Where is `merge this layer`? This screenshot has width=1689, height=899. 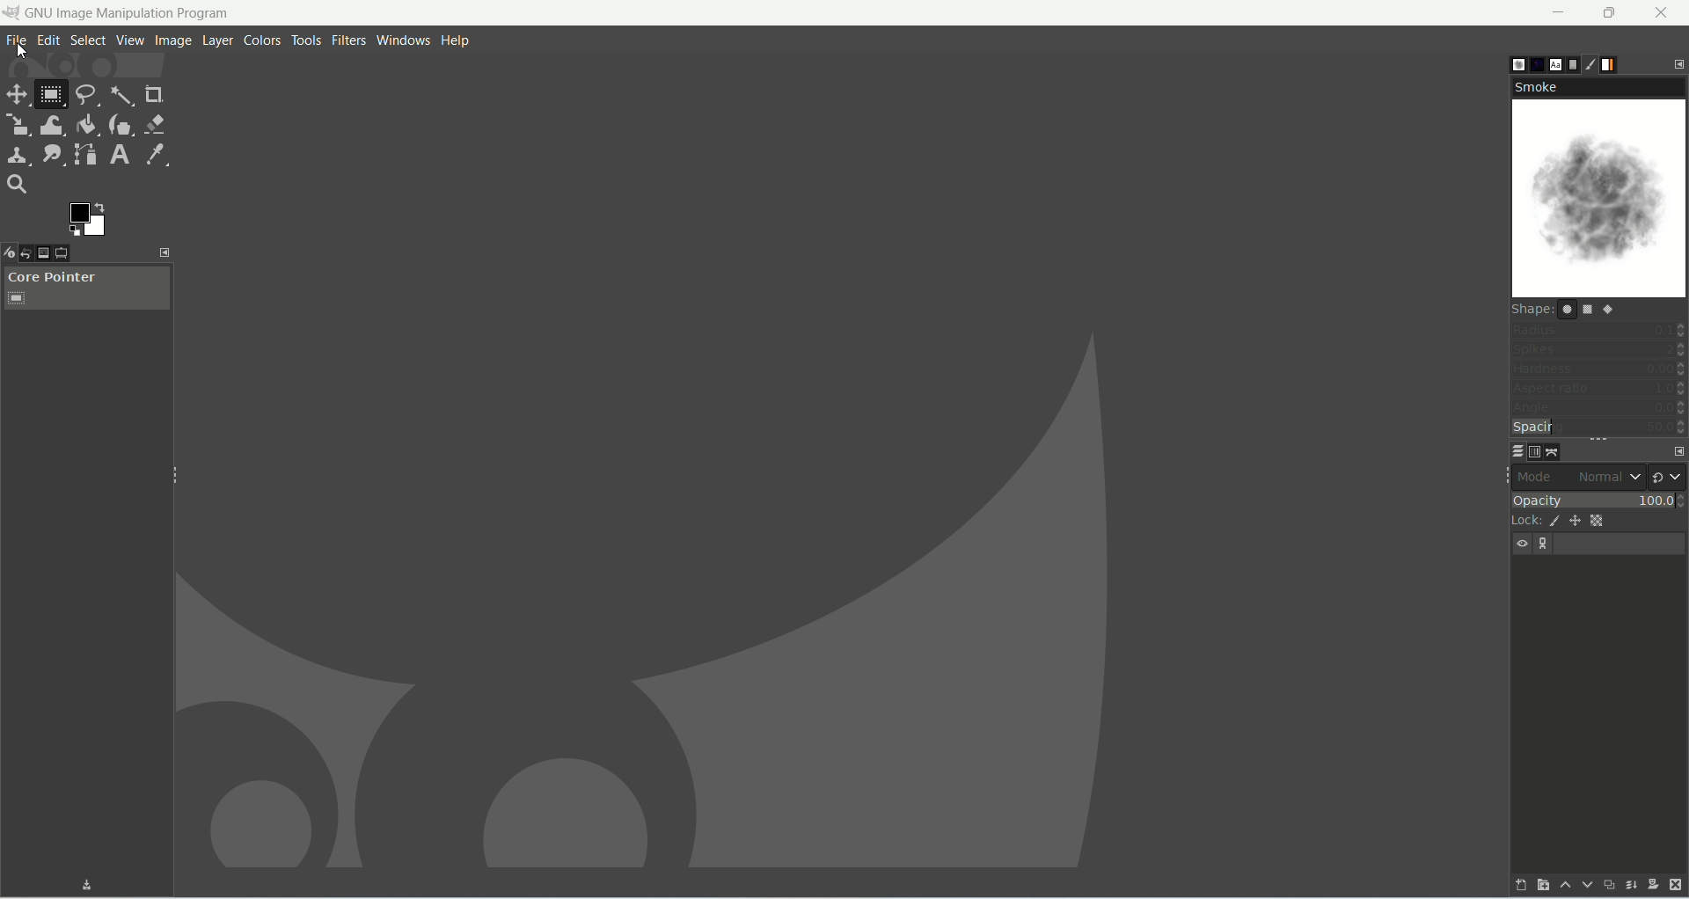 merge this layer is located at coordinates (1631, 887).